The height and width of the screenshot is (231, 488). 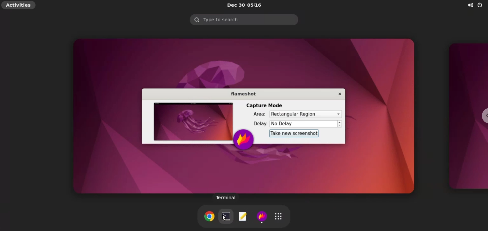 I want to click on notepad, so click(x=243, y=217).